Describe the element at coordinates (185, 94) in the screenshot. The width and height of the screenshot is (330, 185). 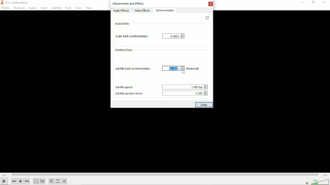
I see `0.000` at that location.